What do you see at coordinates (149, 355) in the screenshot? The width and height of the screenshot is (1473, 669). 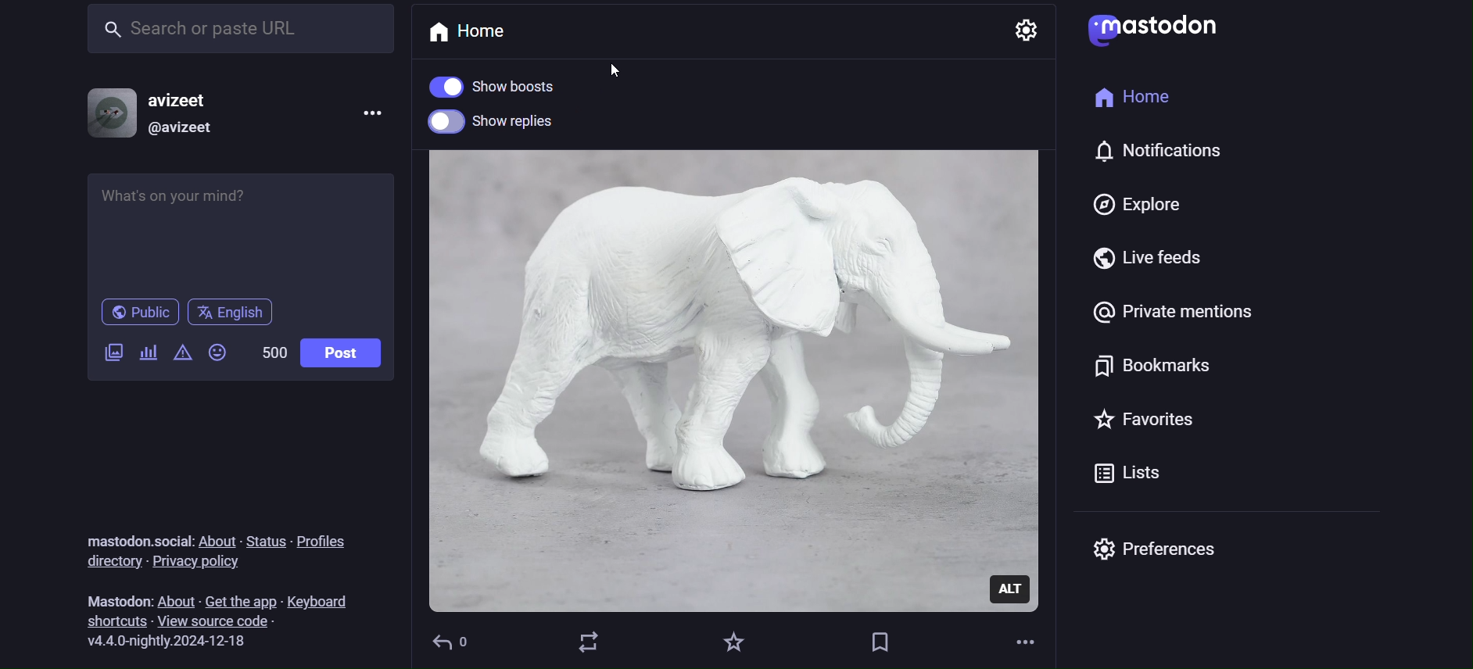 I see `add poll` at bounding box center [149, 355].